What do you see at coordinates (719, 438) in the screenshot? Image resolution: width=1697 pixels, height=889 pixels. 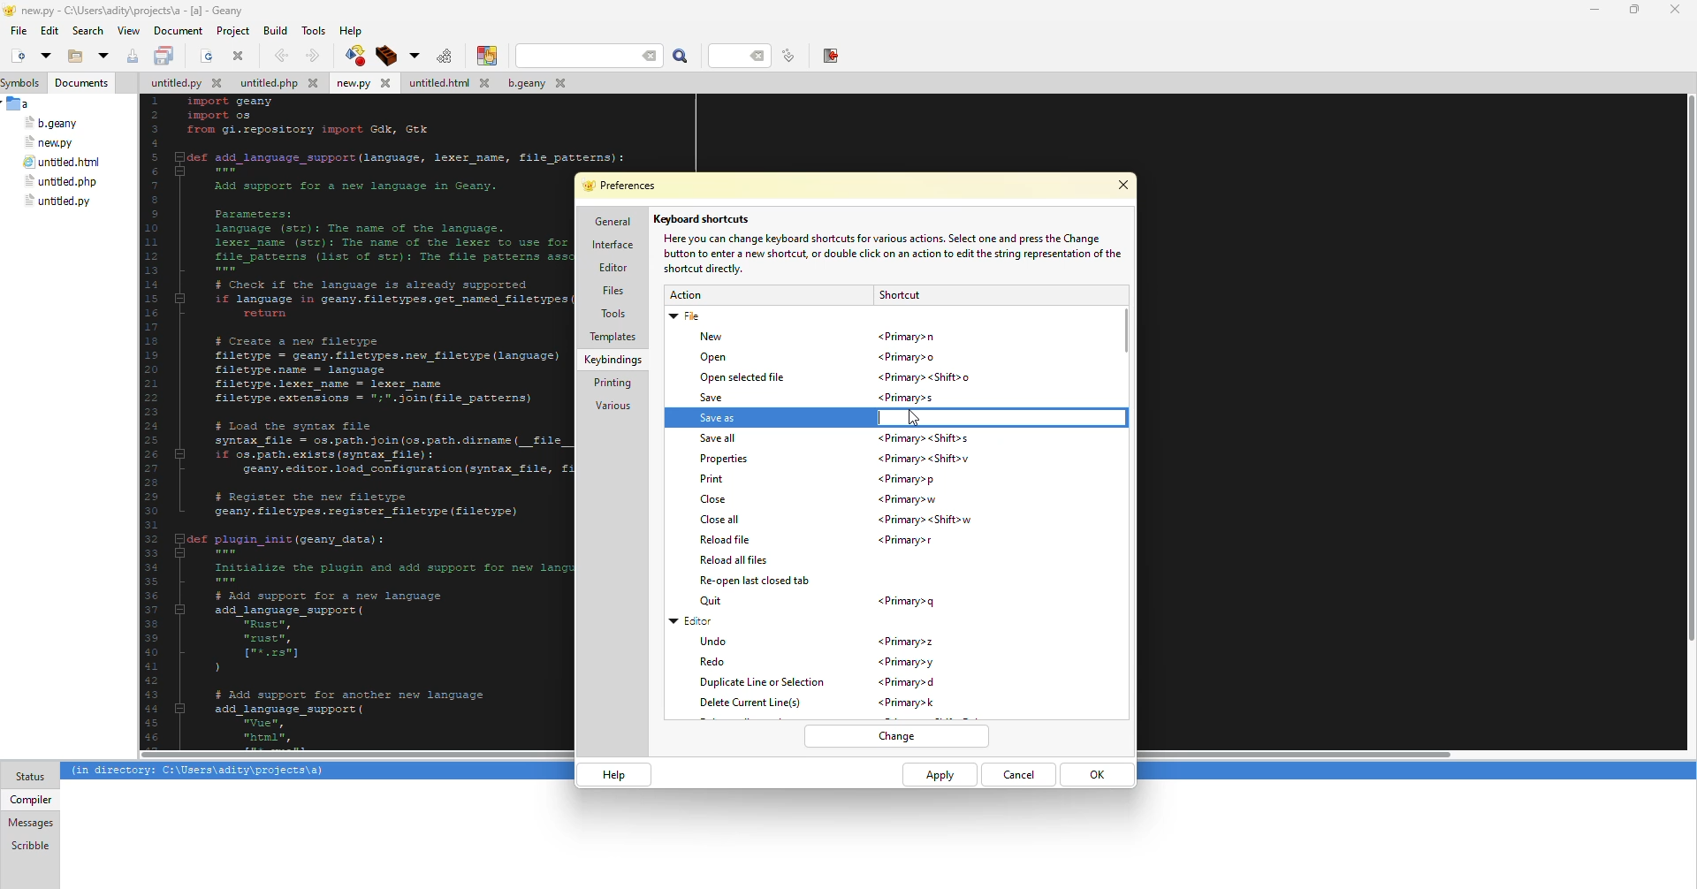 I see `save all` at bounding box center [719, 438].